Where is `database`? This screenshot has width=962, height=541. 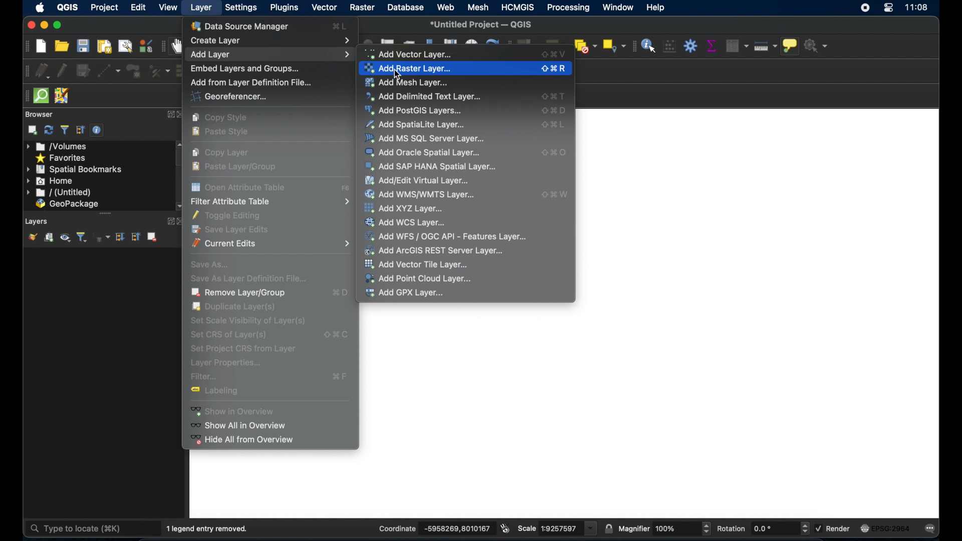 database is located at coordinates (407, 8).